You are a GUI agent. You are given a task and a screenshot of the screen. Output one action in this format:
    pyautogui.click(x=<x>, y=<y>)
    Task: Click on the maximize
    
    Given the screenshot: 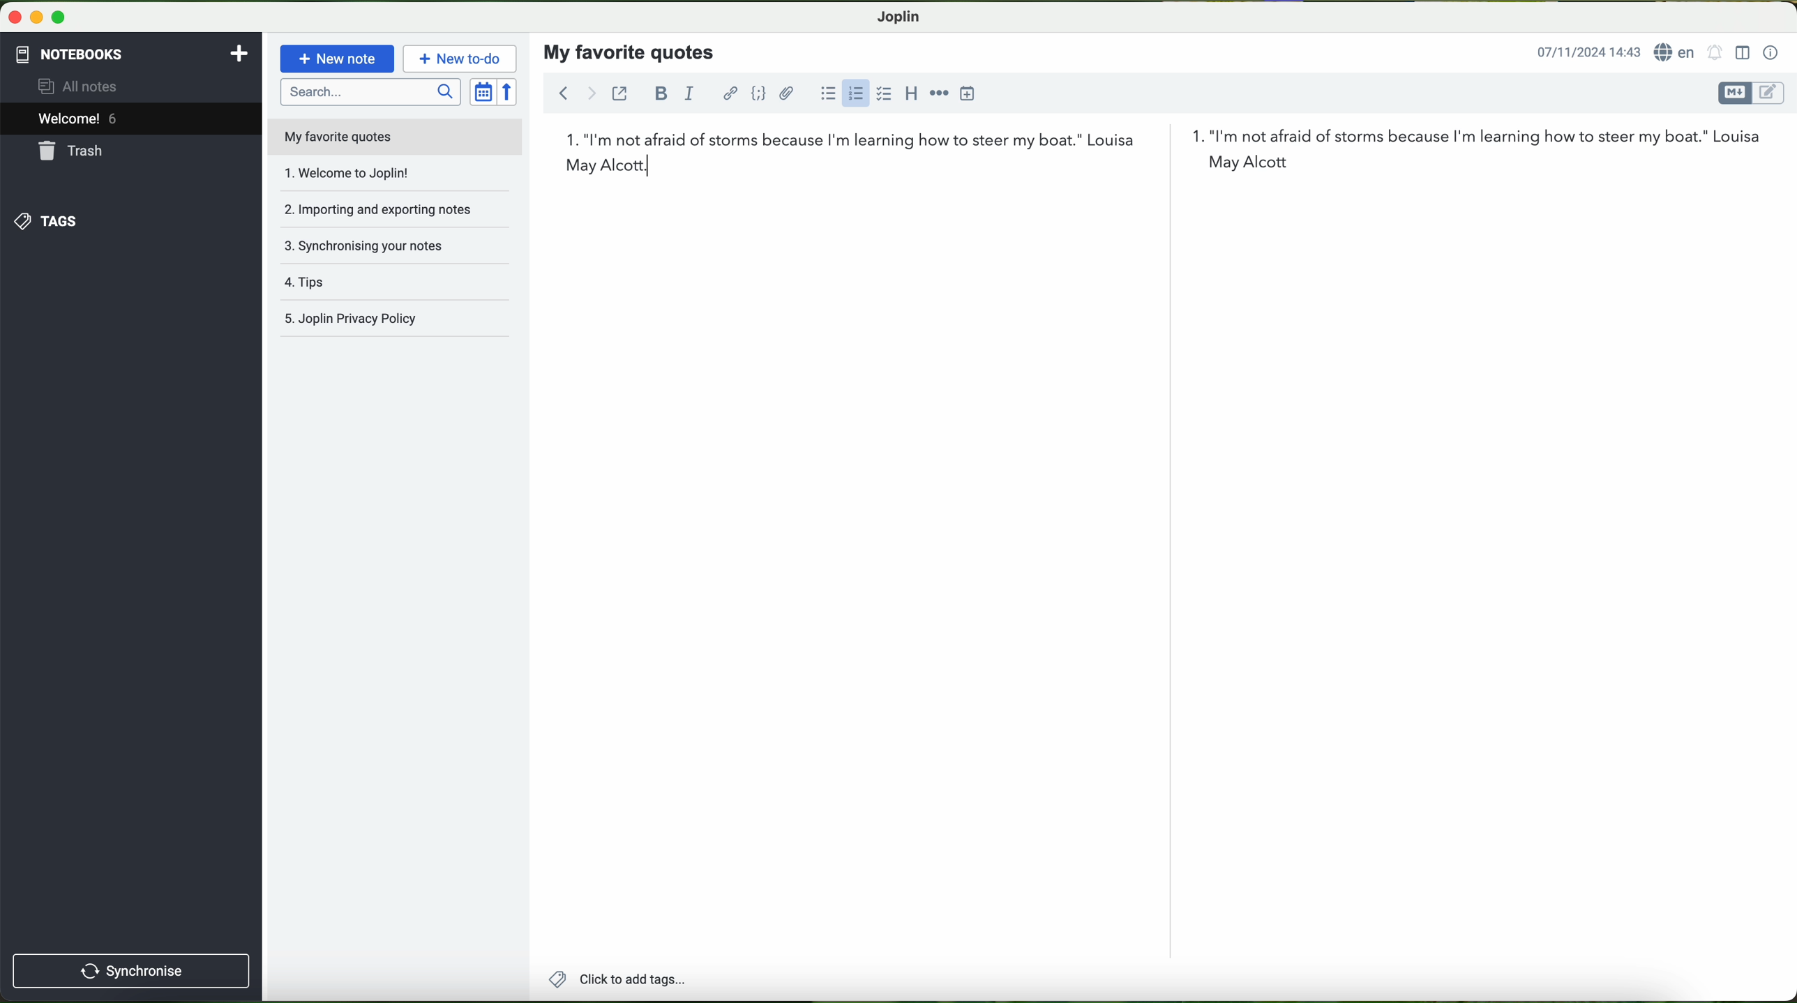 What is the action you would take?
    pyautogui.click(x=58, y=22)
    